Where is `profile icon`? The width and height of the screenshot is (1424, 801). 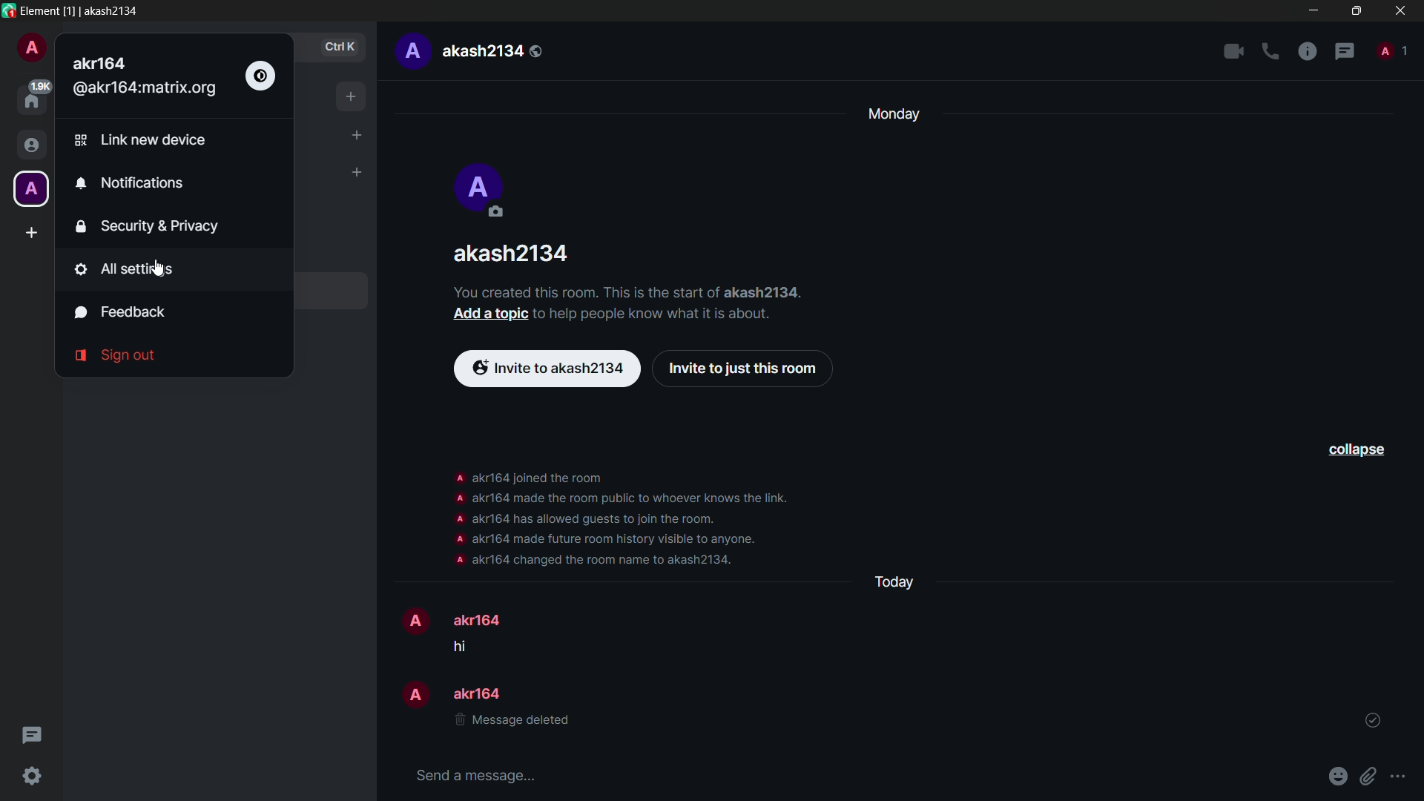
profile icon is located at coordinates (483, 191).